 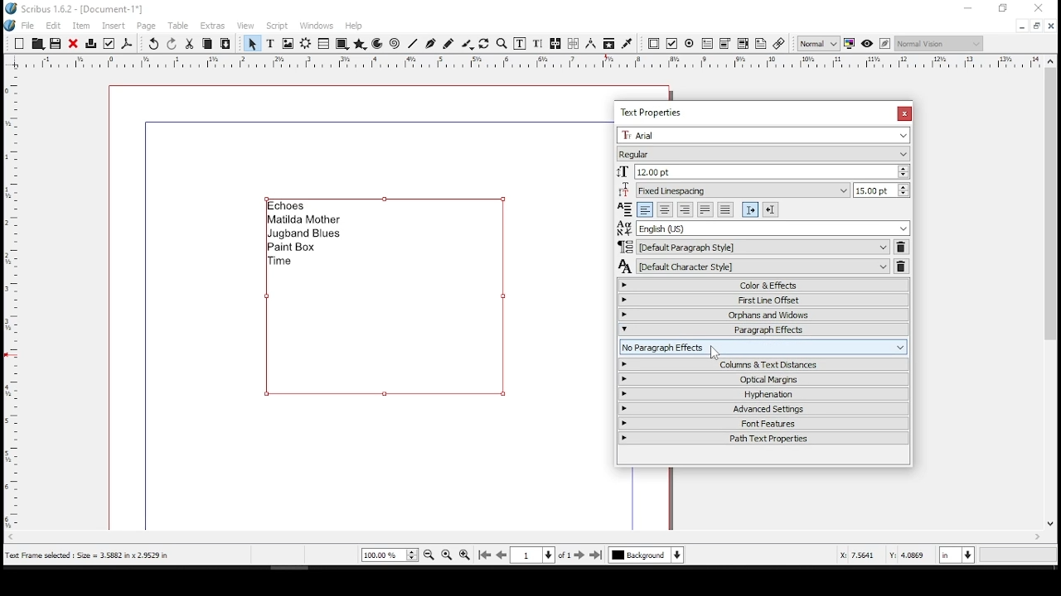 I want to click on first page, so click(x=487, y=555).